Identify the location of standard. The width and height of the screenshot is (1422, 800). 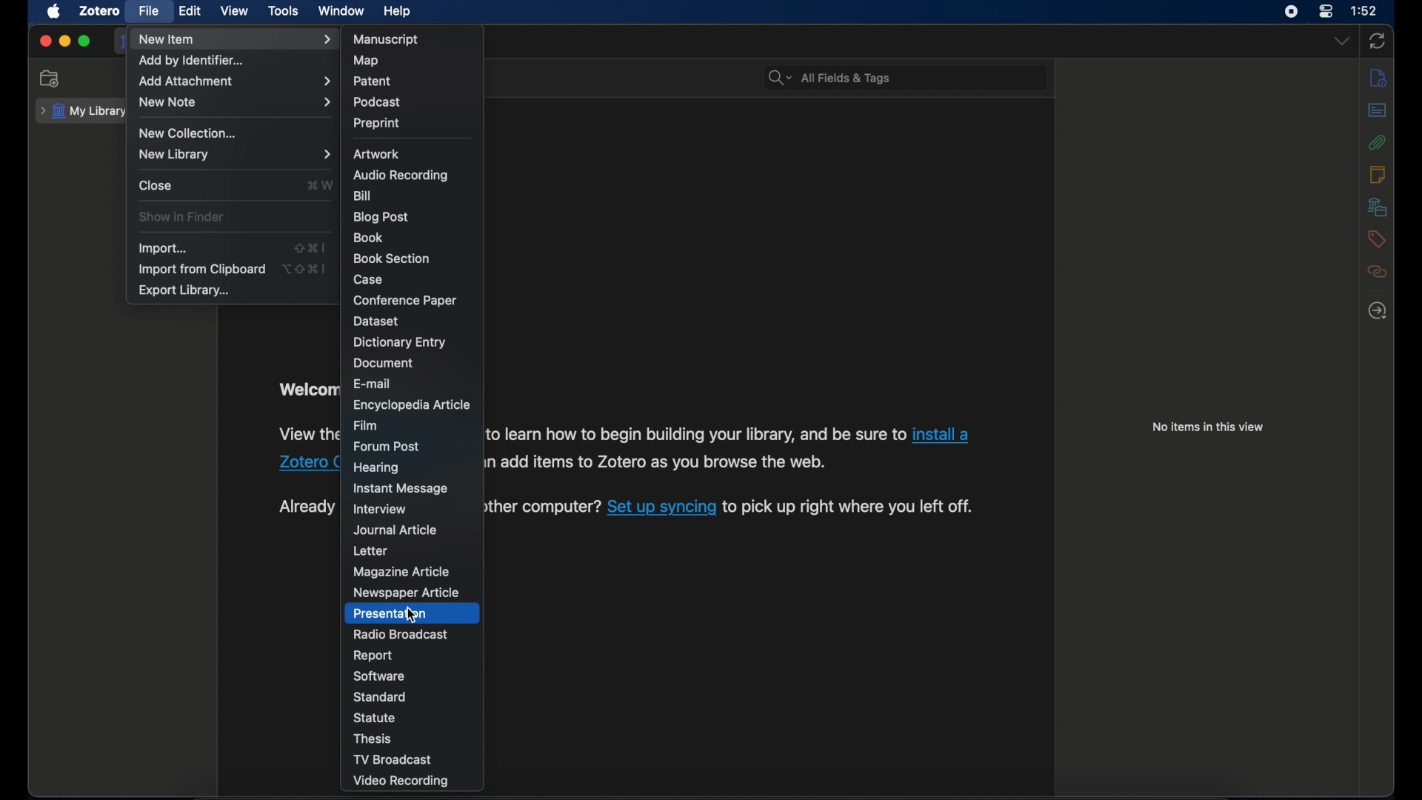
(381, 696).